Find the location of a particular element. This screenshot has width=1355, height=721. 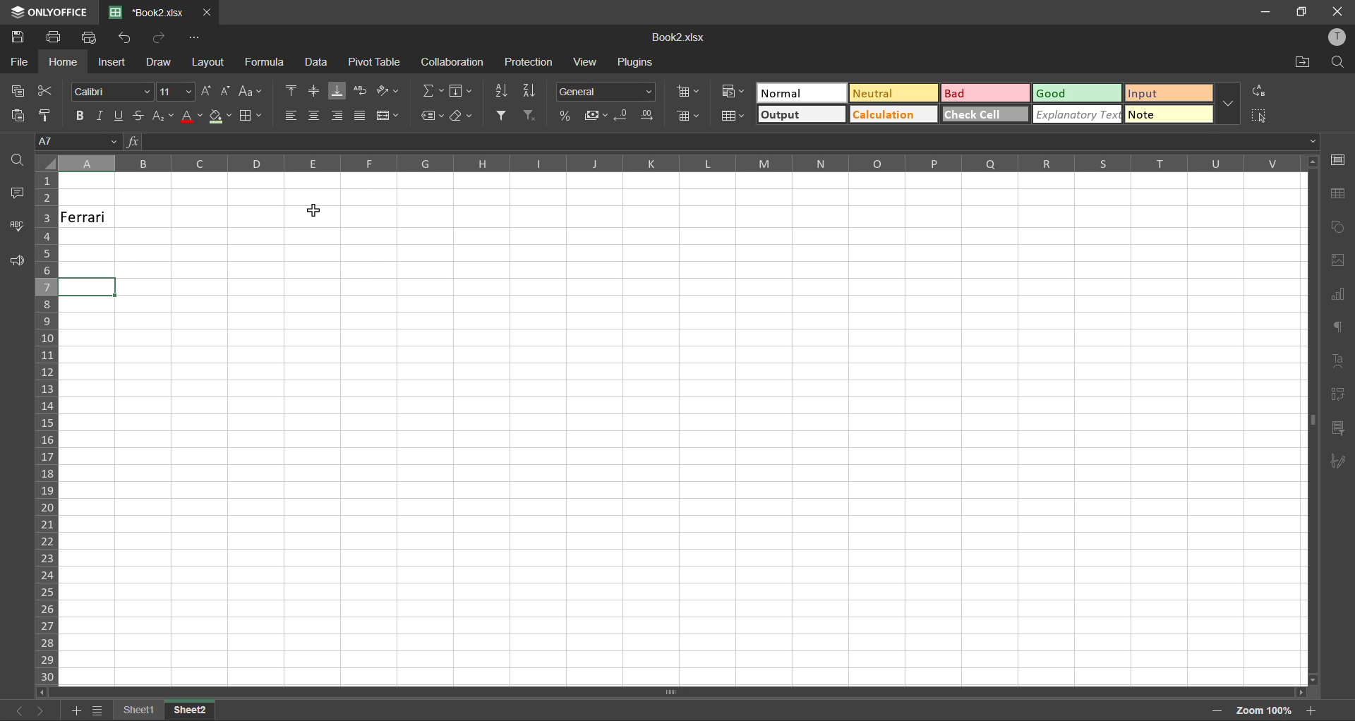

feedback is located at coordinates (23, 262).